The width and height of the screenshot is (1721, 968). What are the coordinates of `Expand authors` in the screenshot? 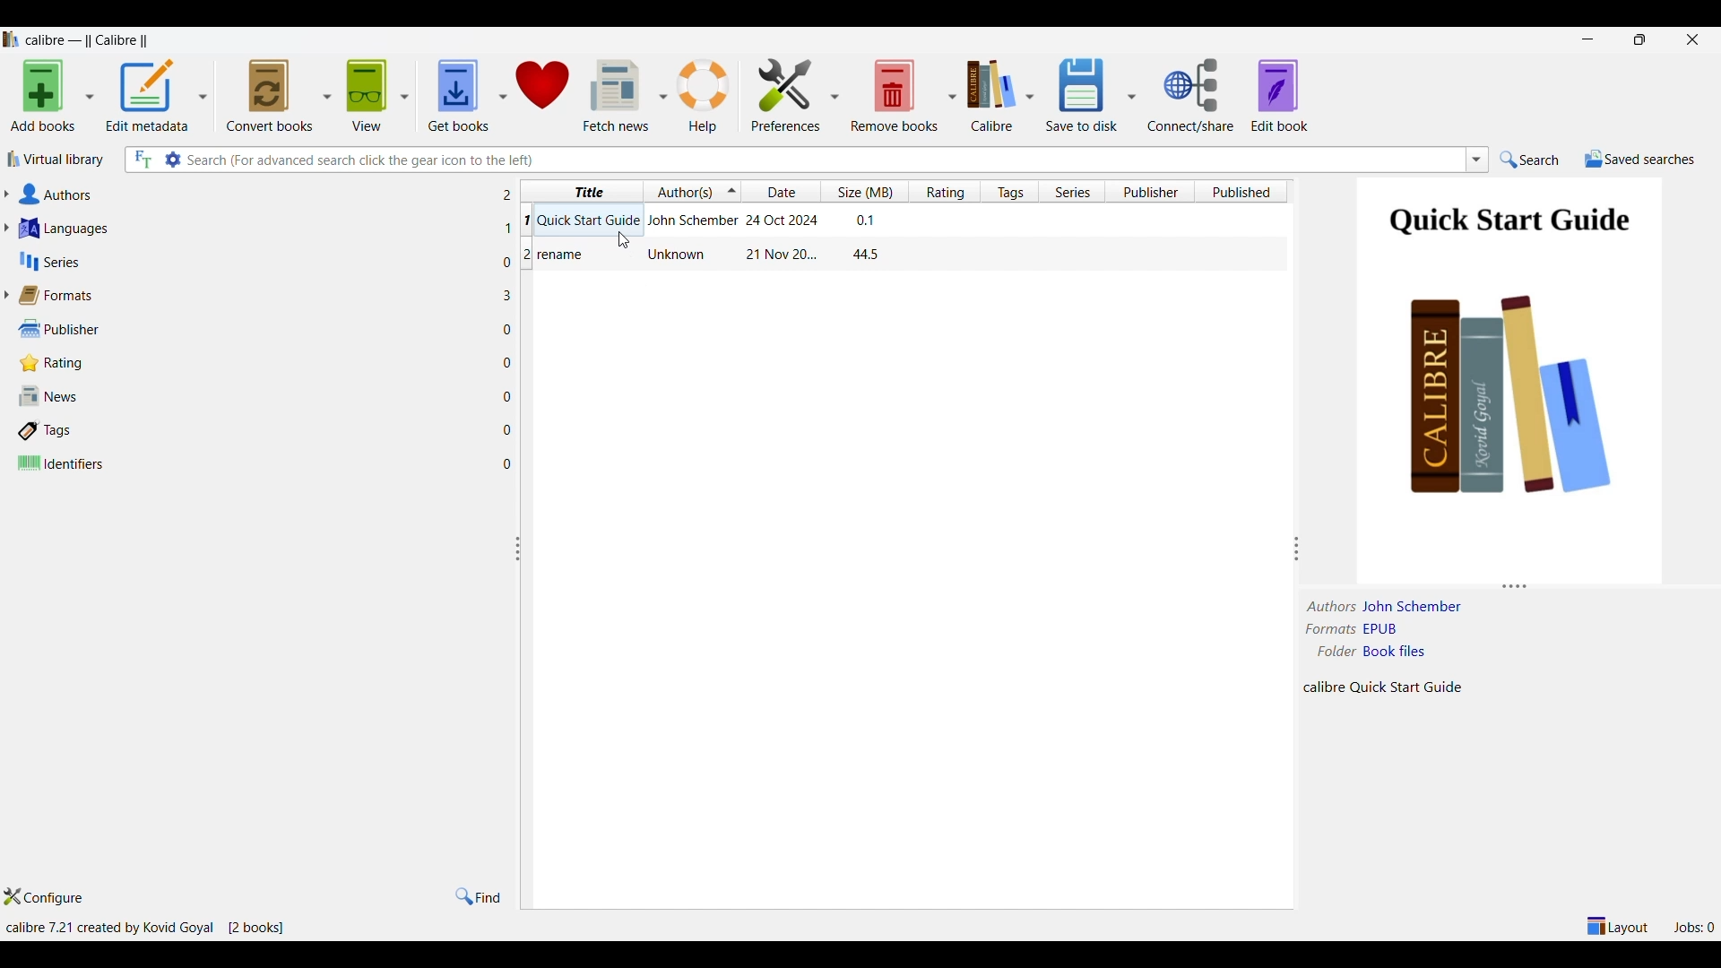 It's located at (6, 194).